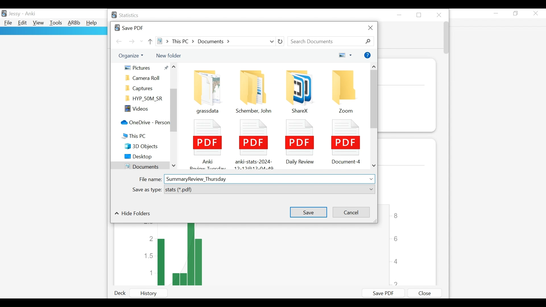 This screenshot has width=546, height=307. What do you see at coordinates (374, 100) in the screenshot?
I see `Vertical Scroll bar` at bounding box center [374, 100].